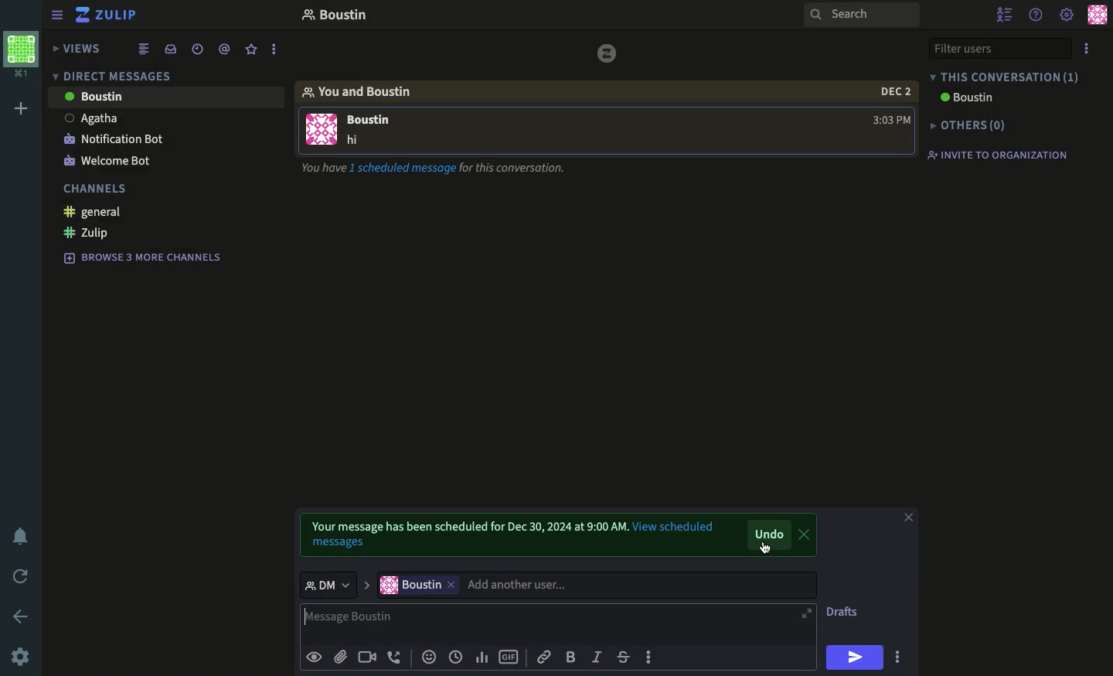  I want to click on zulip, so click(90, 232).